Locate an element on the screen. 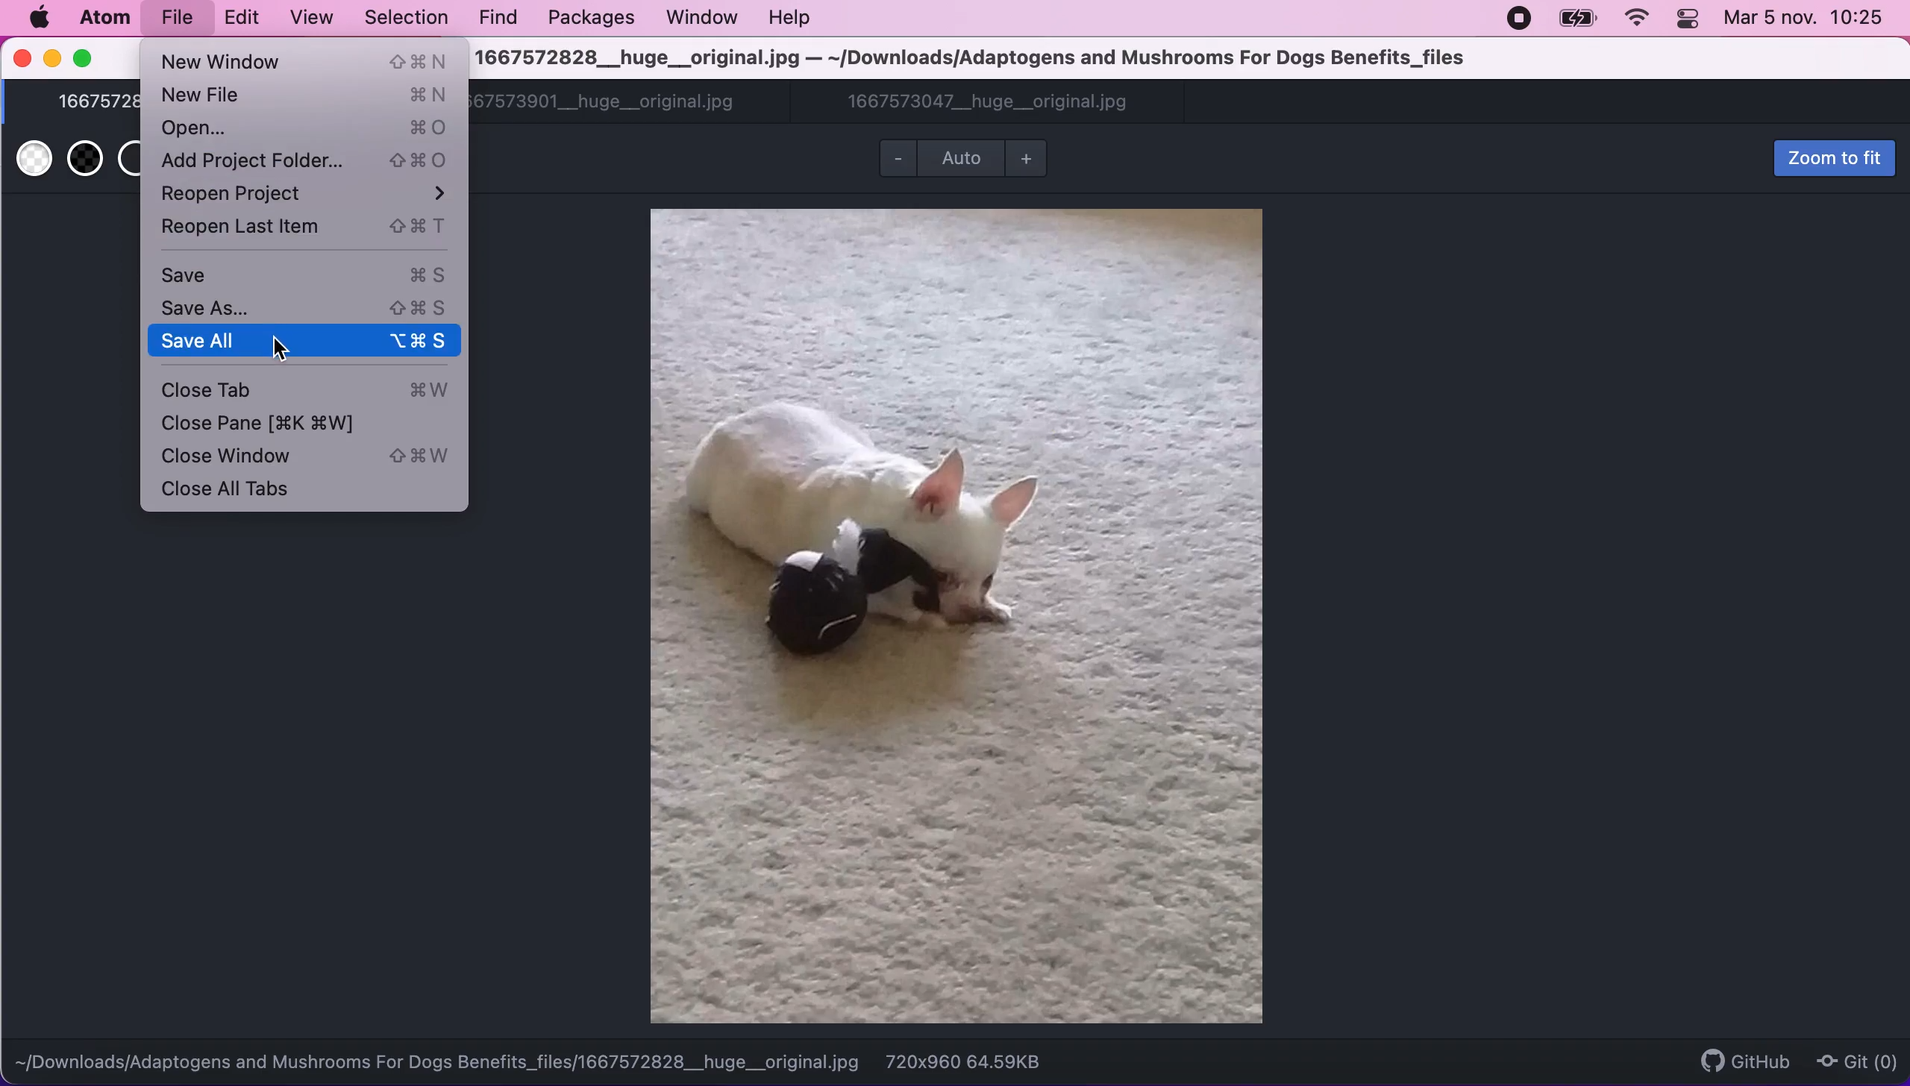  save all is located at coordinates (304, 343).